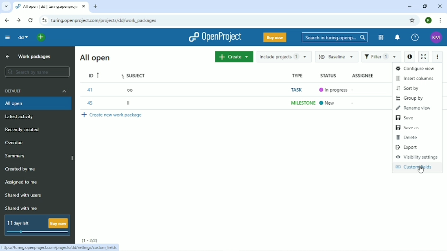 This screenshot has height=251, width=447. I want to click on Custom fields, so click(416, 168).